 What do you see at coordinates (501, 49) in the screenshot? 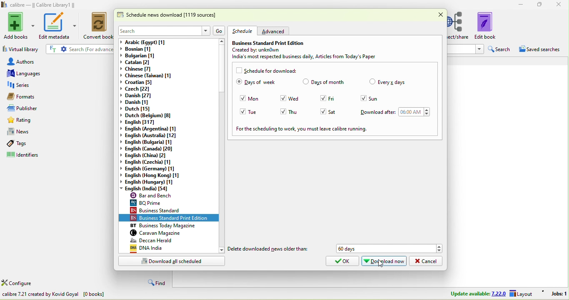
I see `search` at bounding box center [501, 49].